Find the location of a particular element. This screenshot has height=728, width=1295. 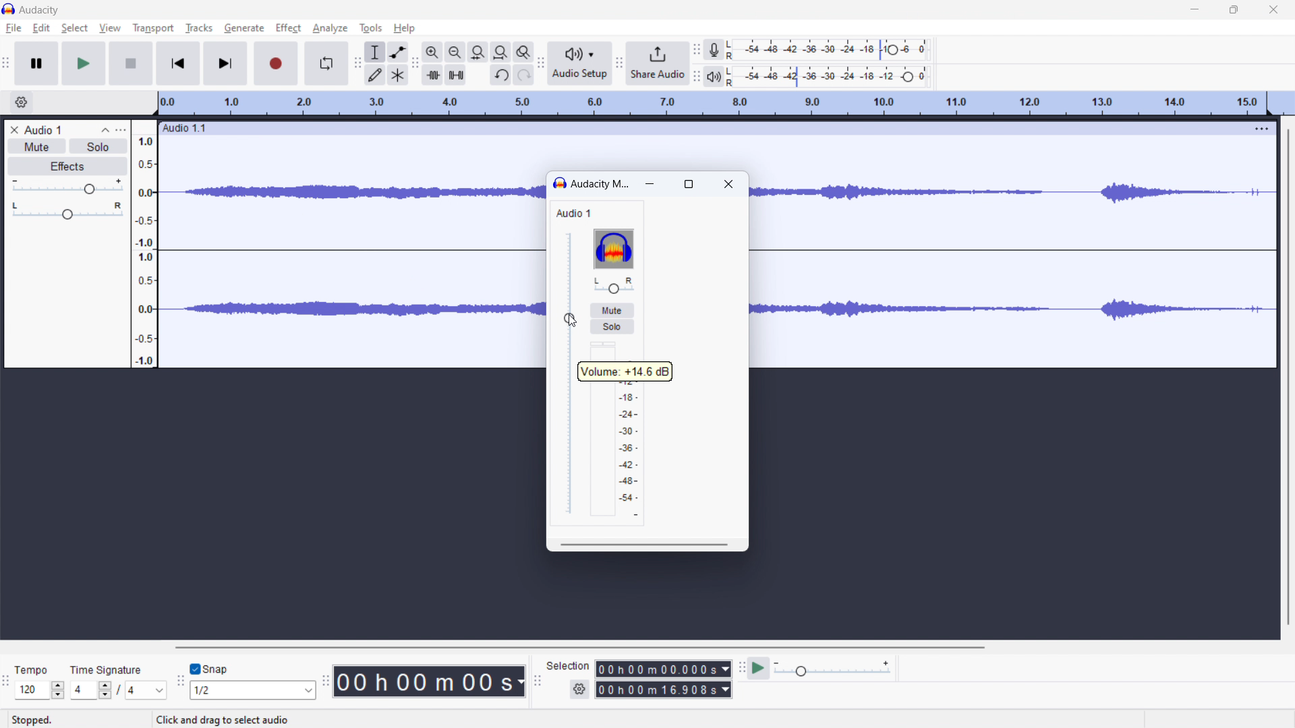

silence selection is located at coordinates (456, 74).